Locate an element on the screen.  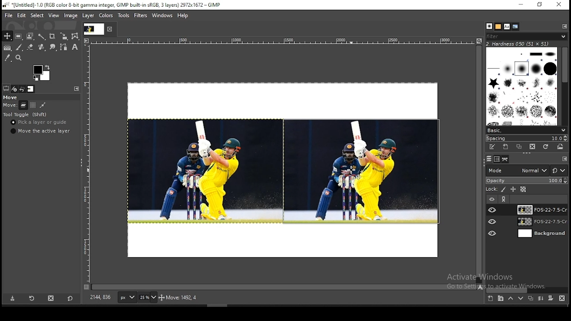
crop tool is located at coordinates (62, 37).